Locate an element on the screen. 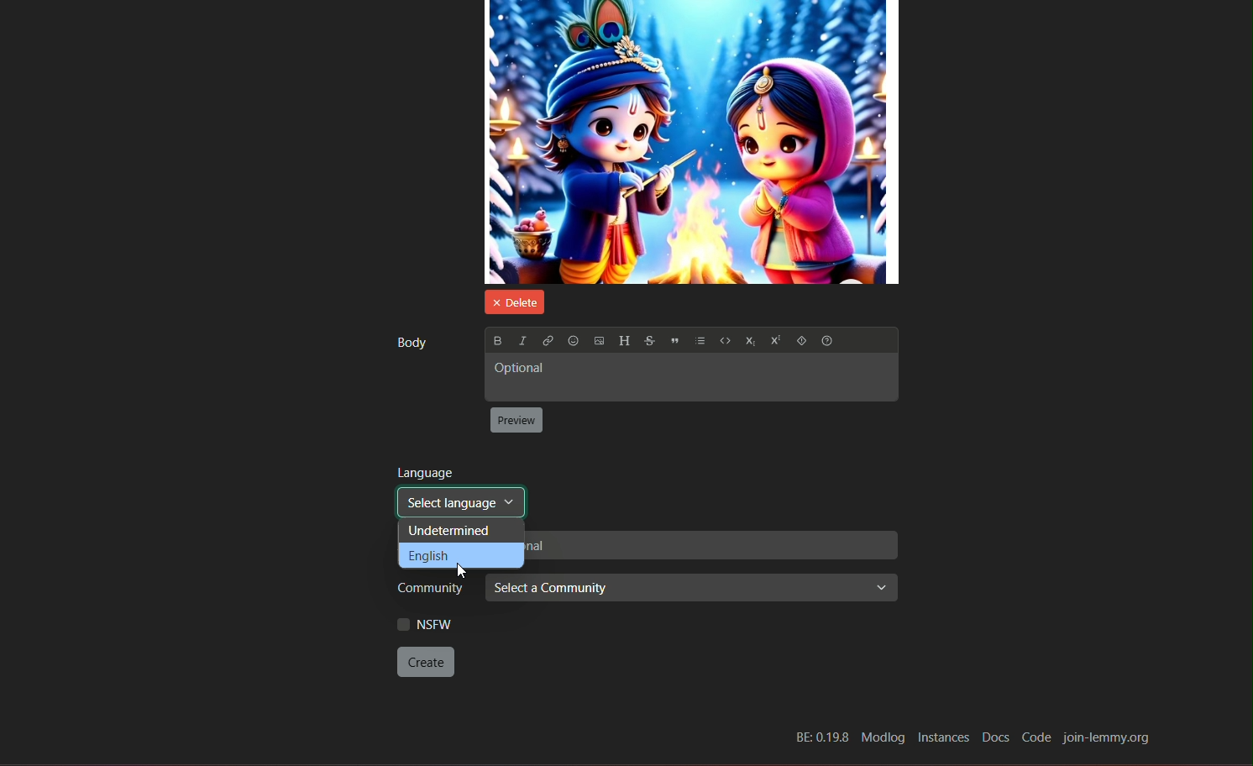 This screenshot has width=1253, height=766. undetermined is located at coordinates (461, 531).